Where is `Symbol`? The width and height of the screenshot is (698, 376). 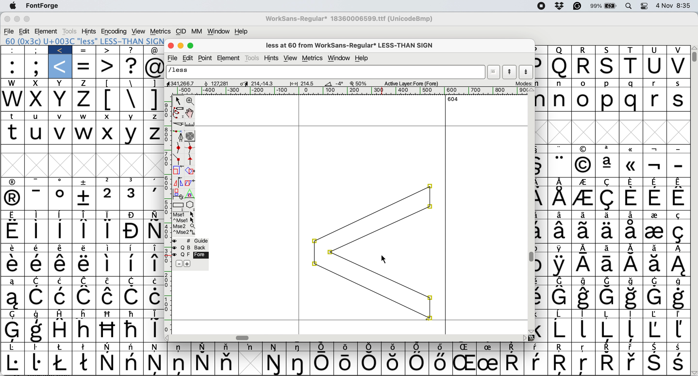 Symbol is located at coordinates (36, 264).